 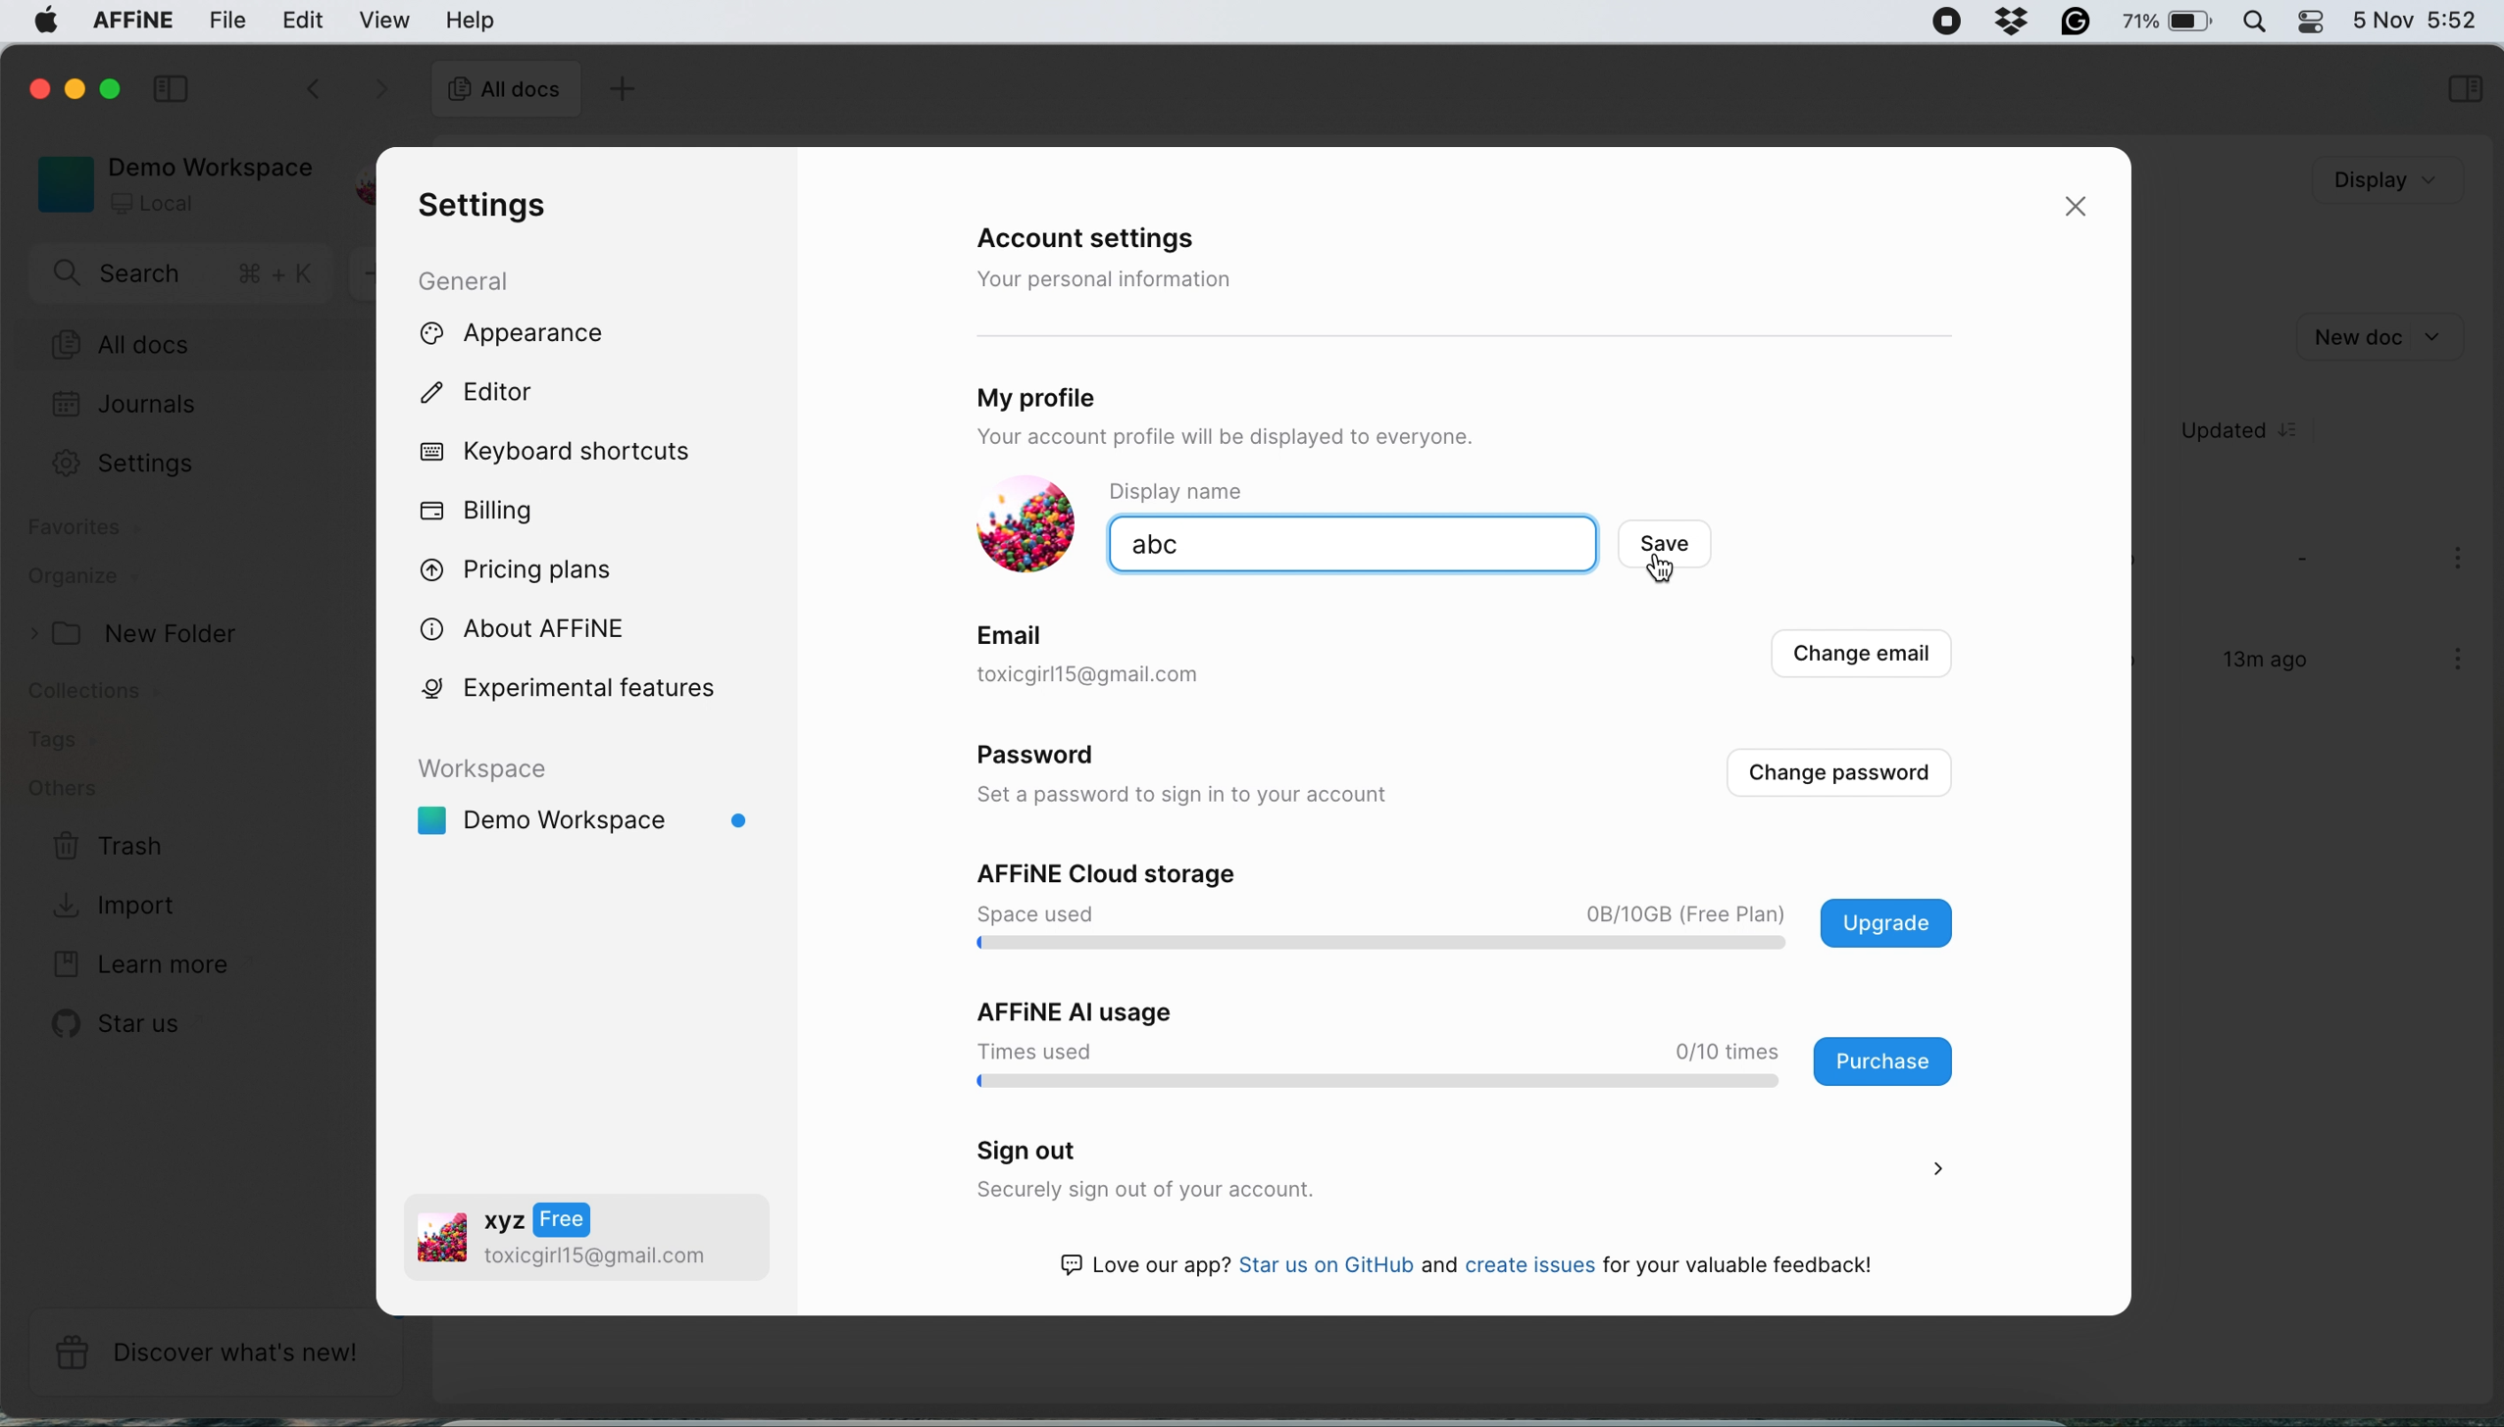 I want to click on control center, so click(x=2309, y=22).